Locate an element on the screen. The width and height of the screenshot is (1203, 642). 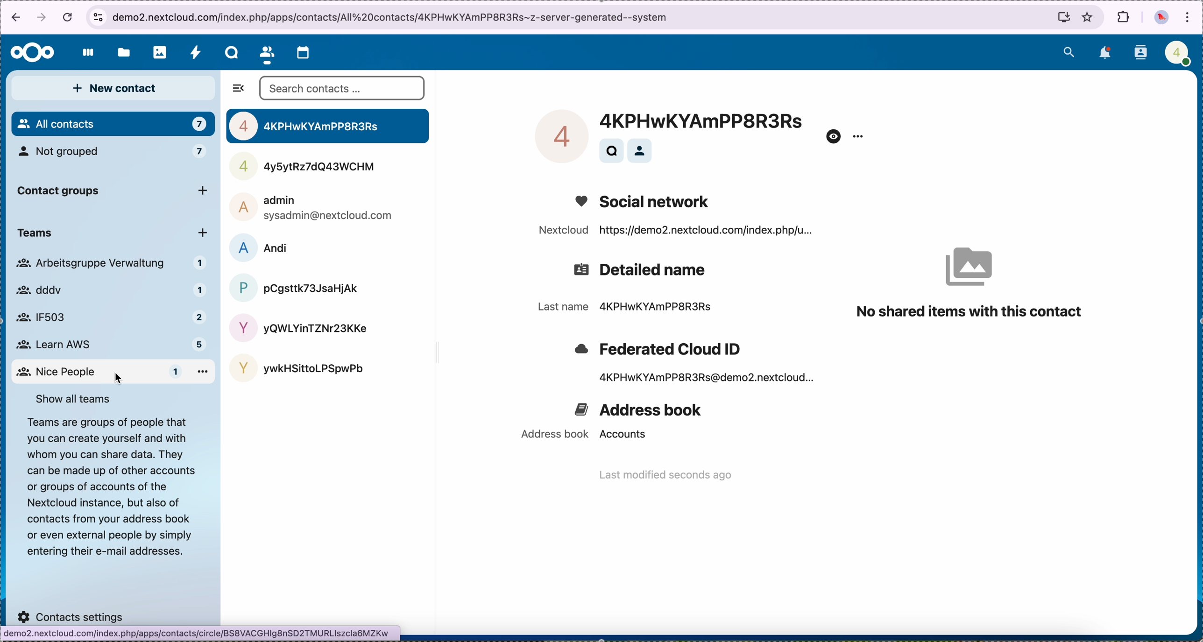
profile picture is located at coordinates (1161, 18).